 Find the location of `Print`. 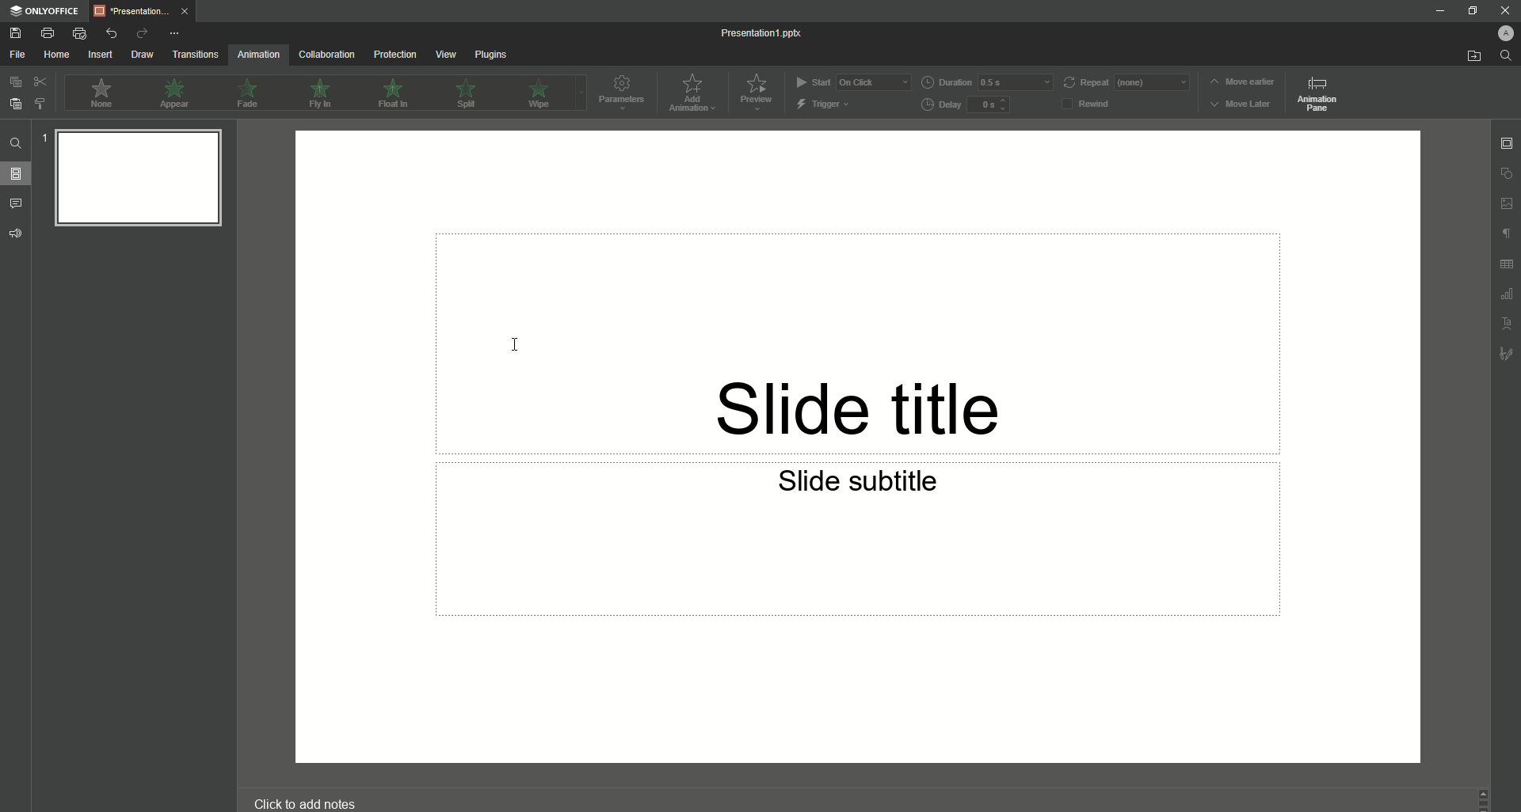

Print is located at coordinates (48, 32).